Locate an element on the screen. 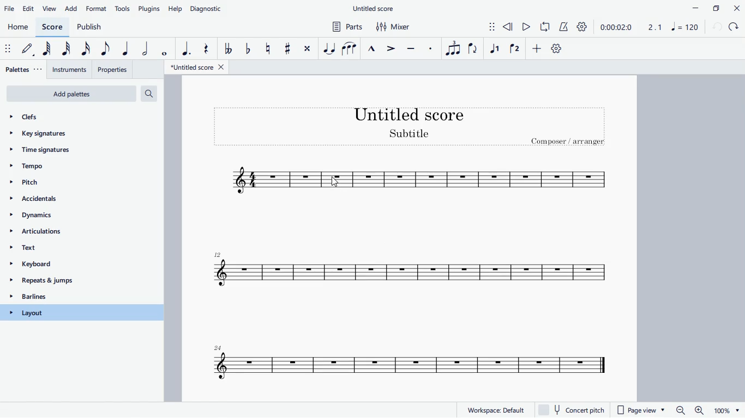 This screenshot has height=418, width=745. marcato is located at coordinates (374, 47).